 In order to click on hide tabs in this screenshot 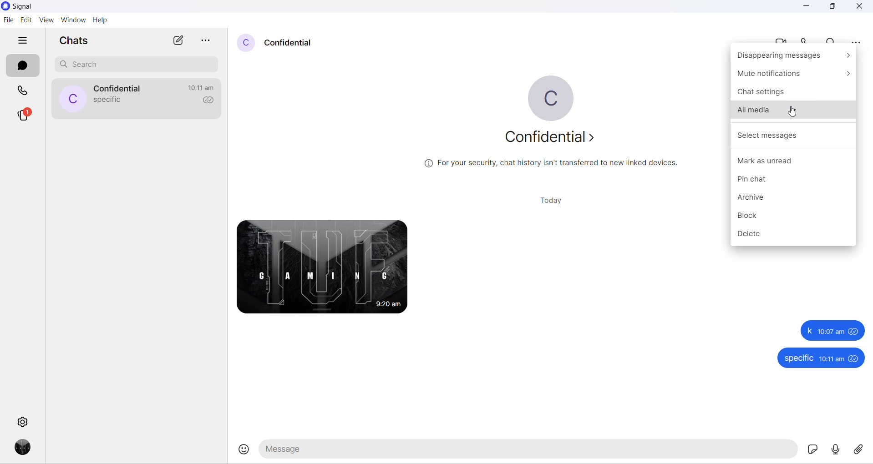, I will do `click(22, 42)`.